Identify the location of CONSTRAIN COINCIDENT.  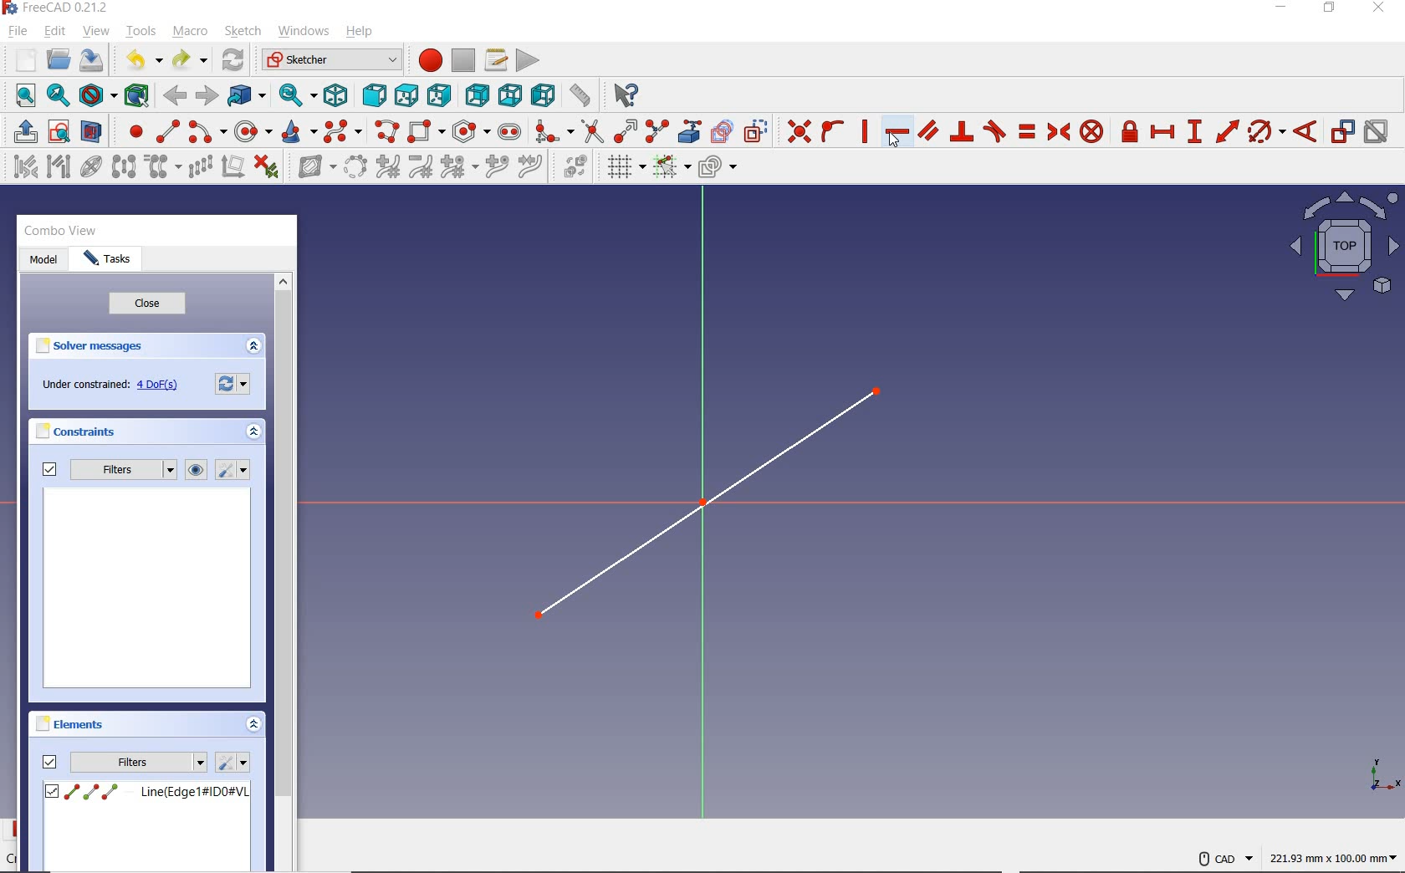
(800, 130).